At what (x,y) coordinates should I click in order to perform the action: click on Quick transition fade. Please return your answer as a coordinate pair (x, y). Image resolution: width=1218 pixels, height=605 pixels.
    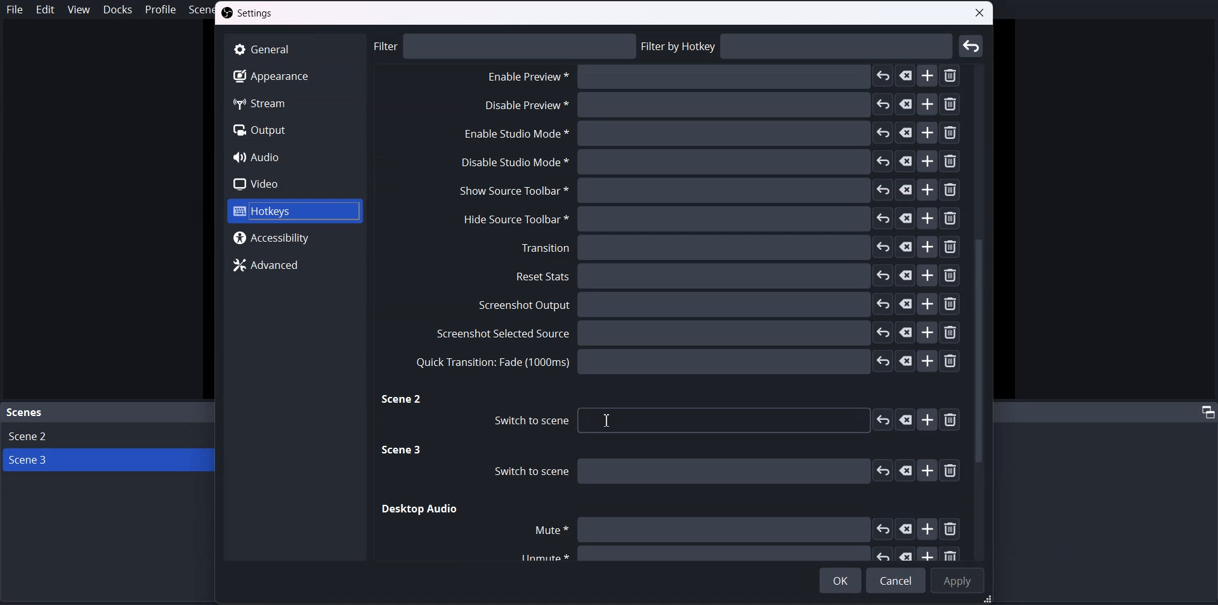
    Looking at the image, I should click on (686, 361).